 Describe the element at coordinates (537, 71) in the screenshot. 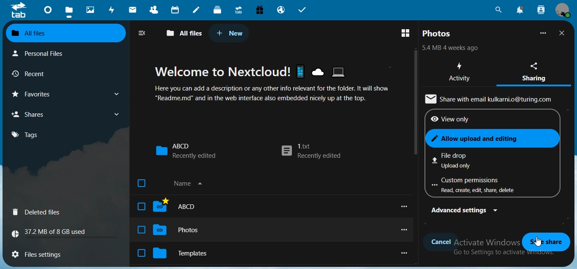

I see `sharing` at that location.